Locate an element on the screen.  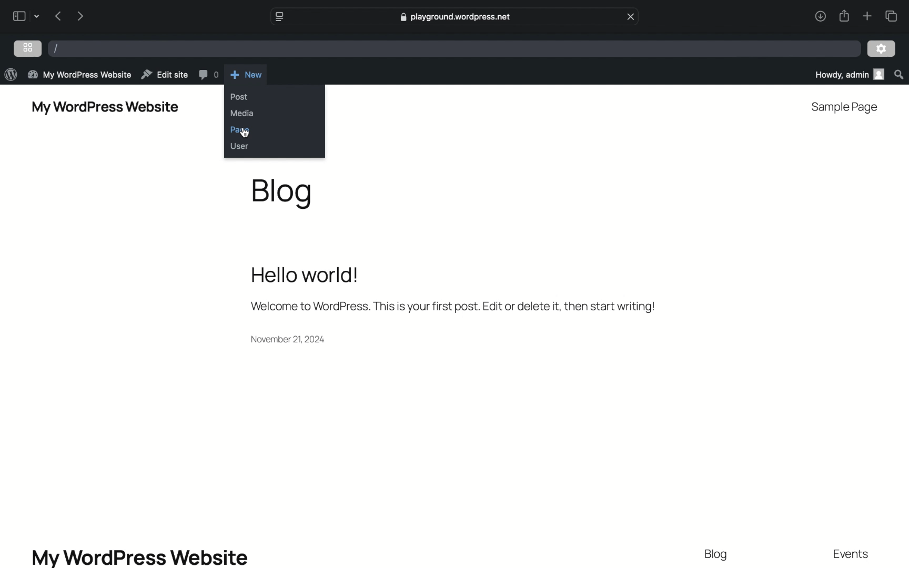
previous page is located at coordinates (58, 17).